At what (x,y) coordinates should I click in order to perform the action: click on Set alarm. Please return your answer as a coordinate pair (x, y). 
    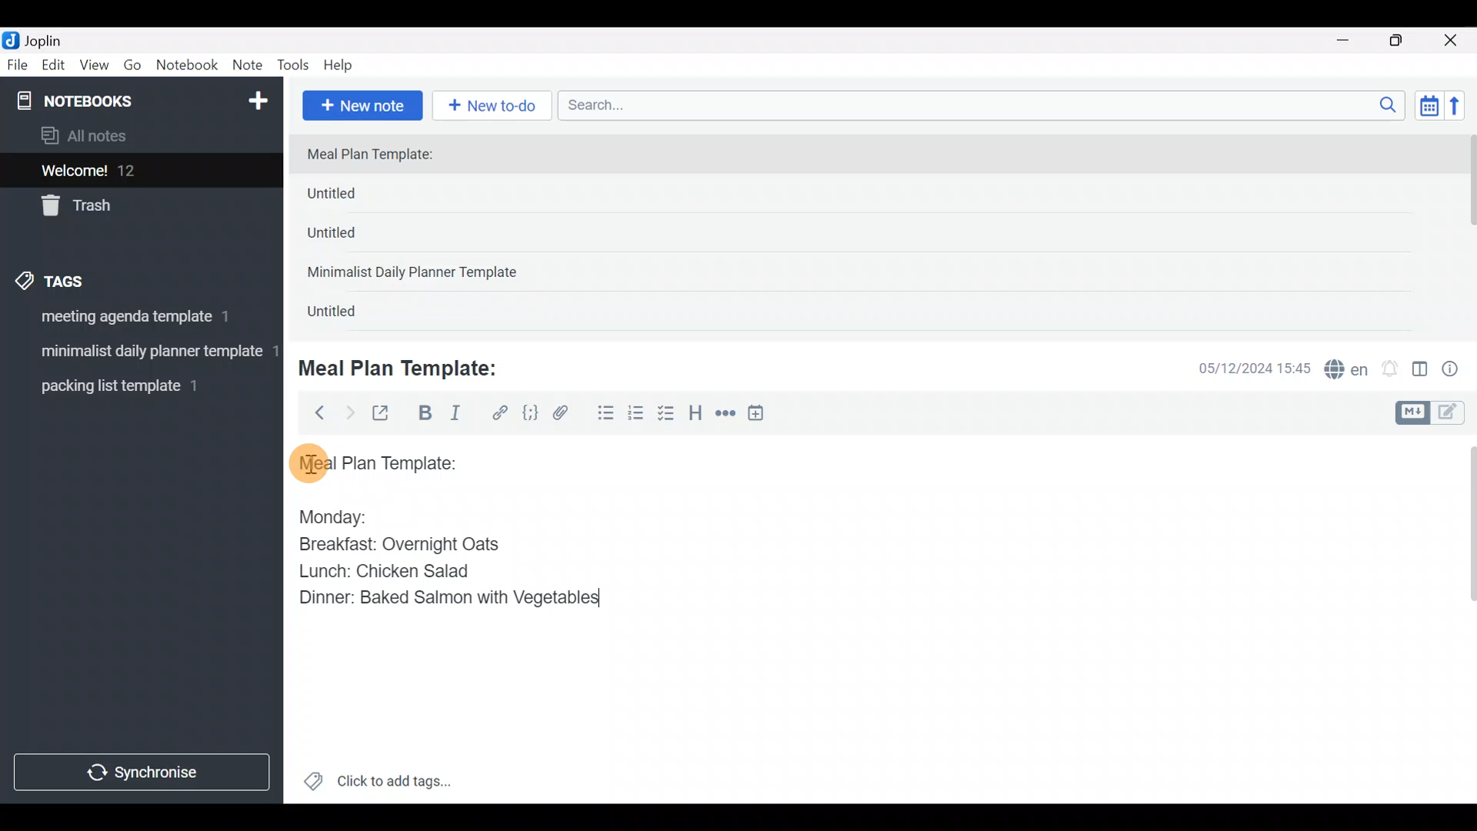
    Looking at the image, I should click on (1391, 370).